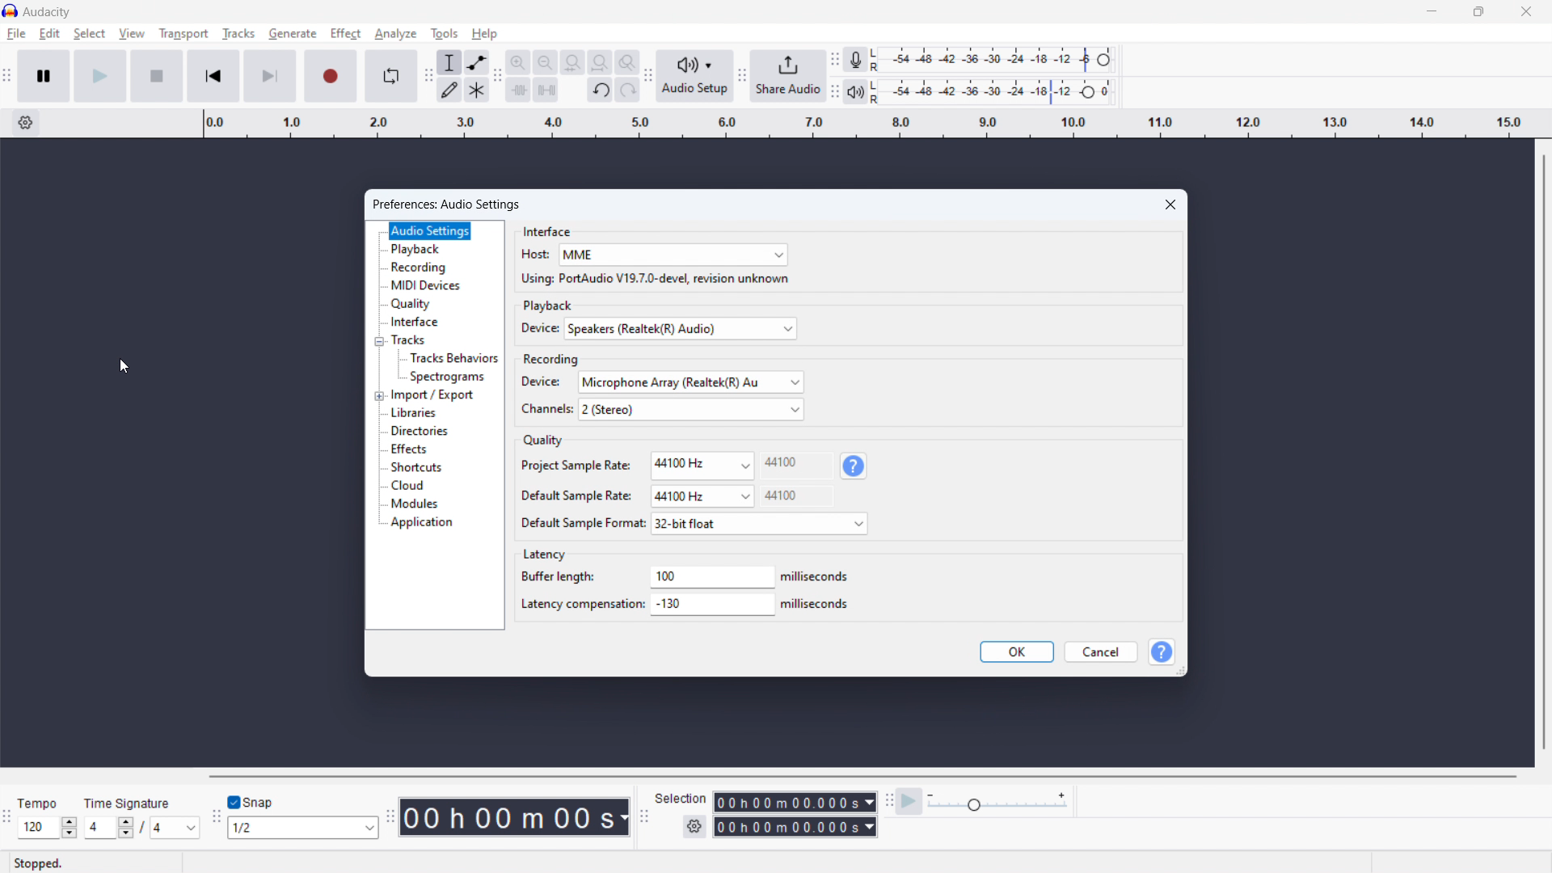 The height and width of the screenshot is (873, 1552). Describe the element at coordinates (518, 90) in the screenshot. I see `trim audio outside selection` at that location.